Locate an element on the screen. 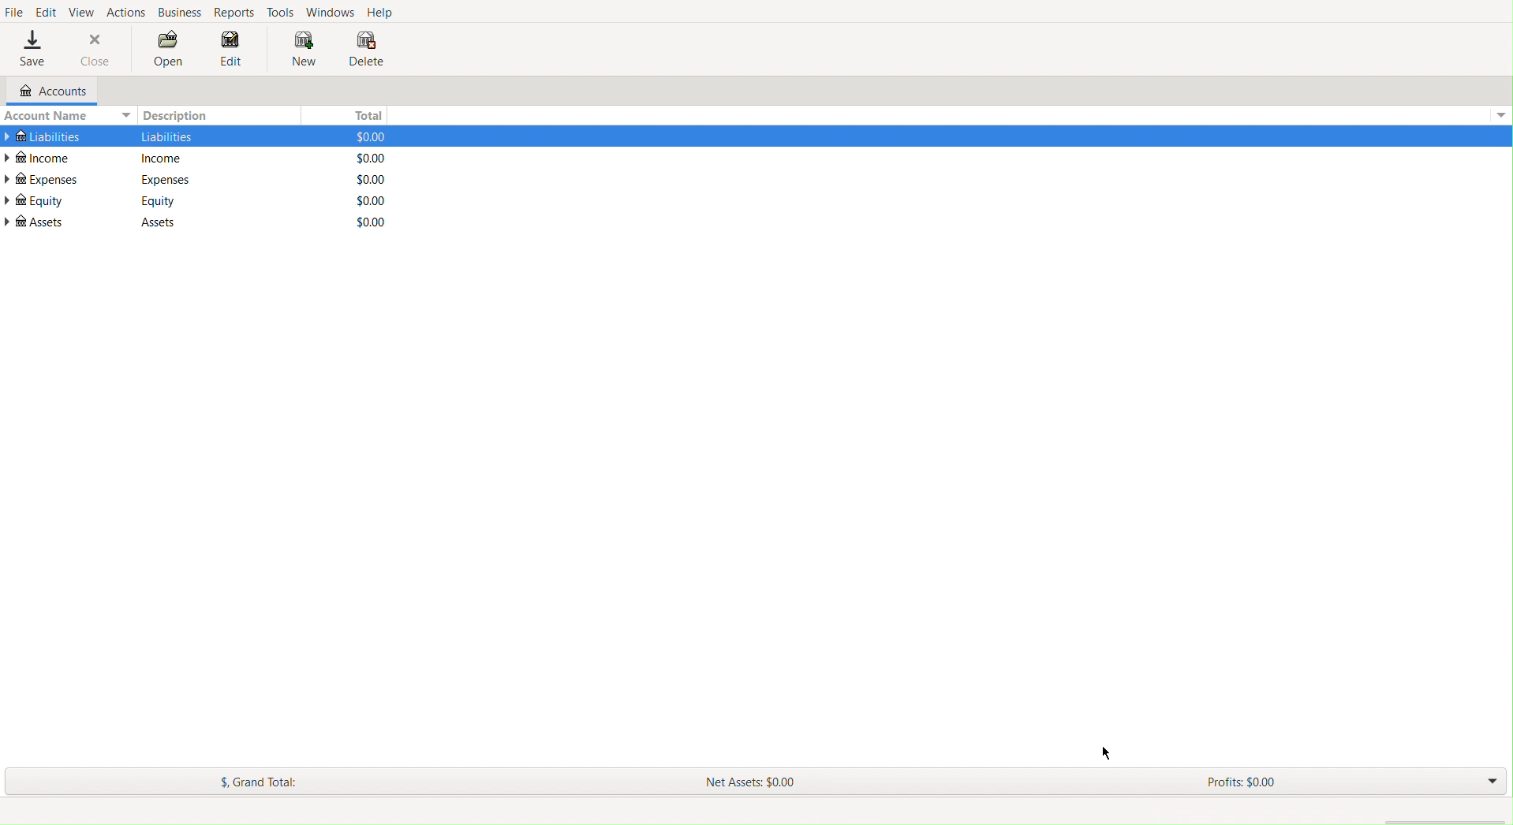 Image resolution: width=1513 pixels, height=825 pixels. Reports is located at coordinates (237, 13).